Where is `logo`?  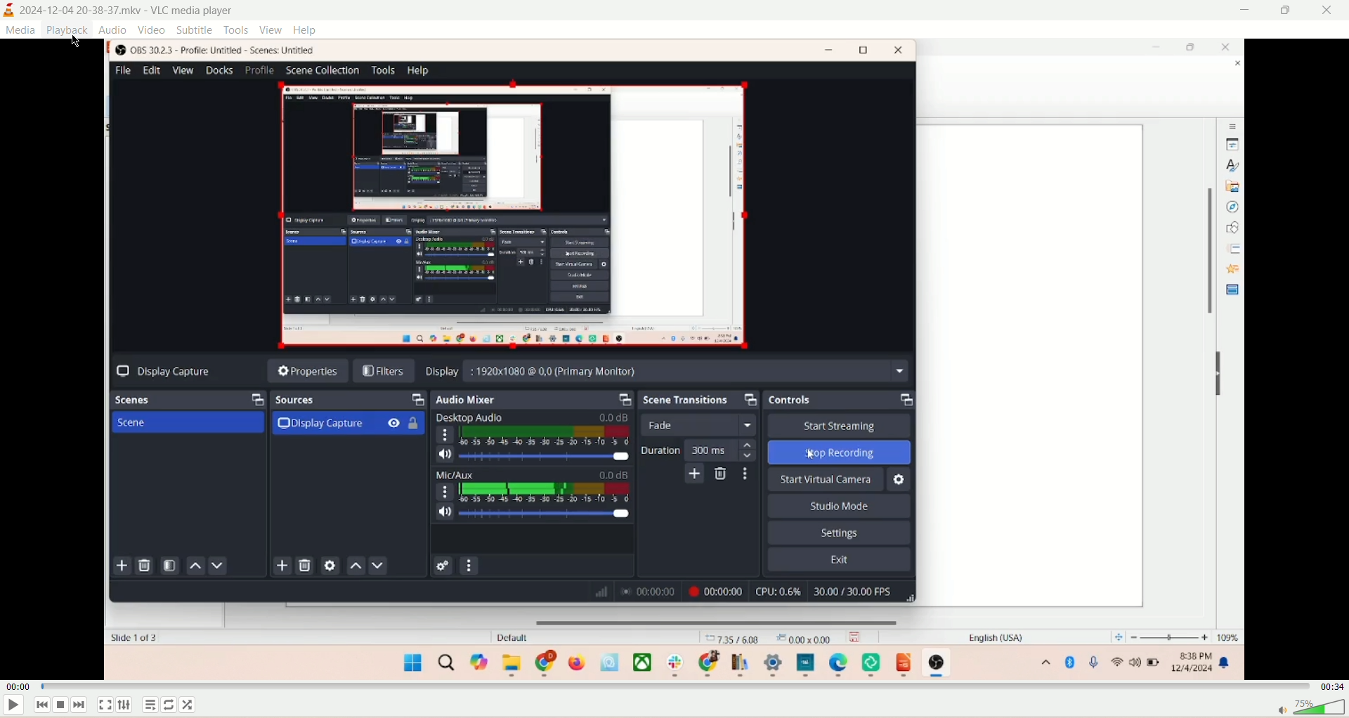
logo is located at coordinates (9, 11).